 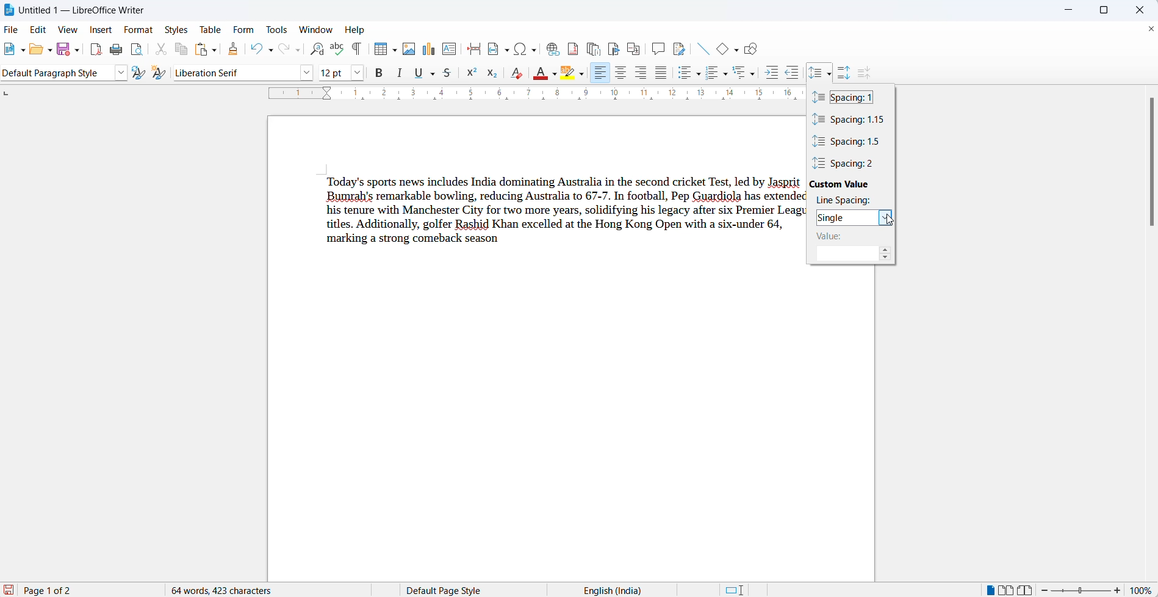 What do you see at coordinates (840, 237) in the screenshot?
I see `value` at bounding box center [840, 237].